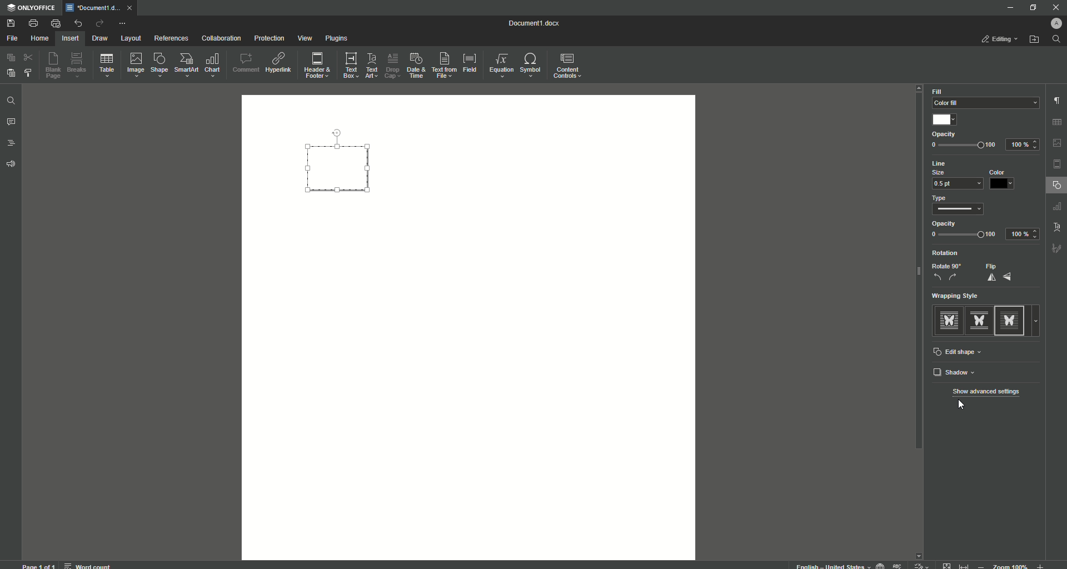 The width and height of the screenshot is (1067, 569). I want to click on Plugins, so click(337, 39).